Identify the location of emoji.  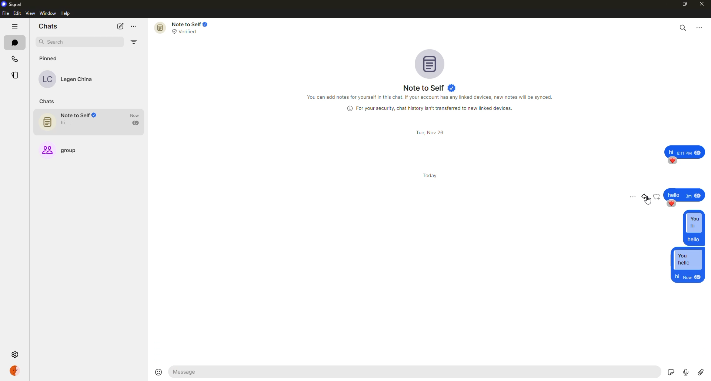
(158, 371).